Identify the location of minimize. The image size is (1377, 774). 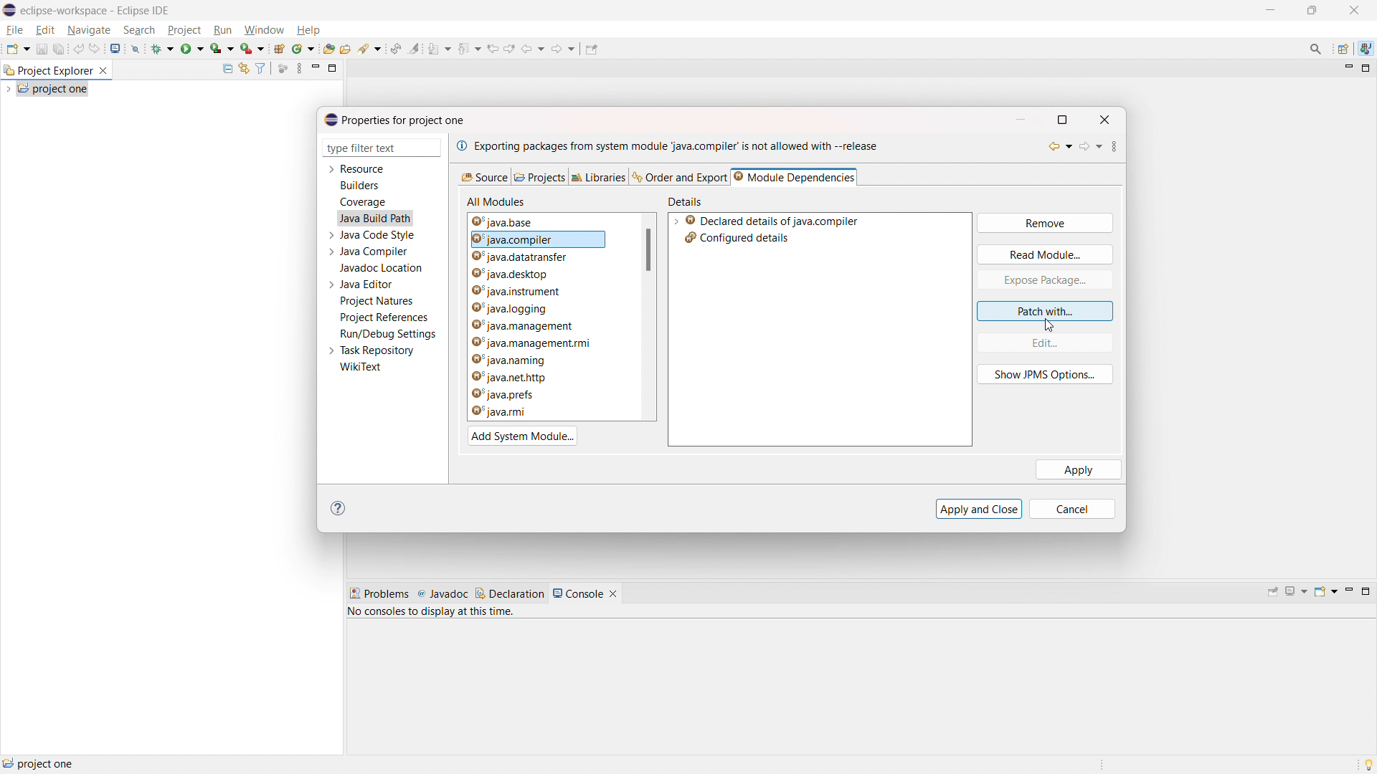
(1312, 11).